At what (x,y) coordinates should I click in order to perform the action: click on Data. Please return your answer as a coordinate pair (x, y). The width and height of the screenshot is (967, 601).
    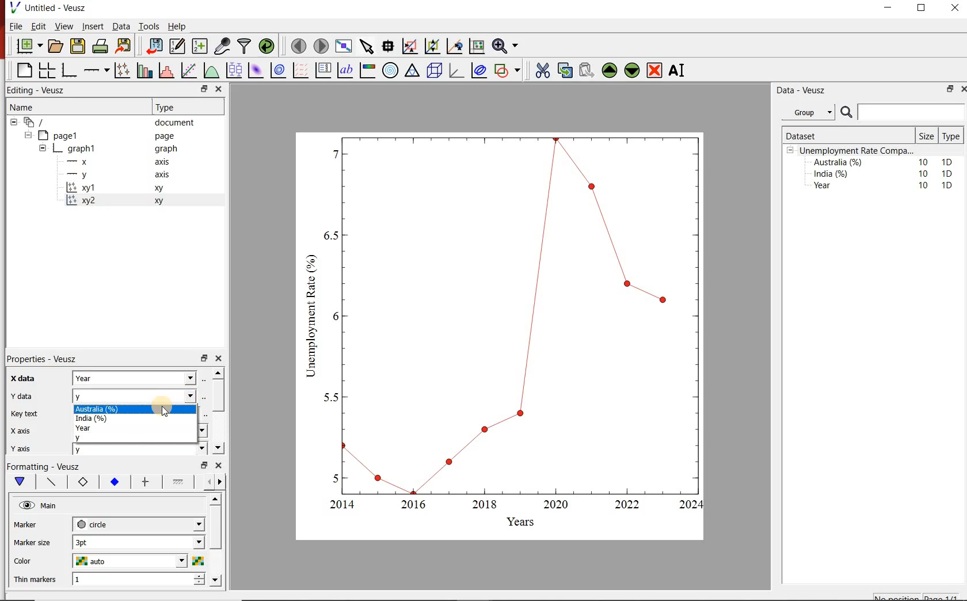
    Looking at the image, I should click on (121, 26).